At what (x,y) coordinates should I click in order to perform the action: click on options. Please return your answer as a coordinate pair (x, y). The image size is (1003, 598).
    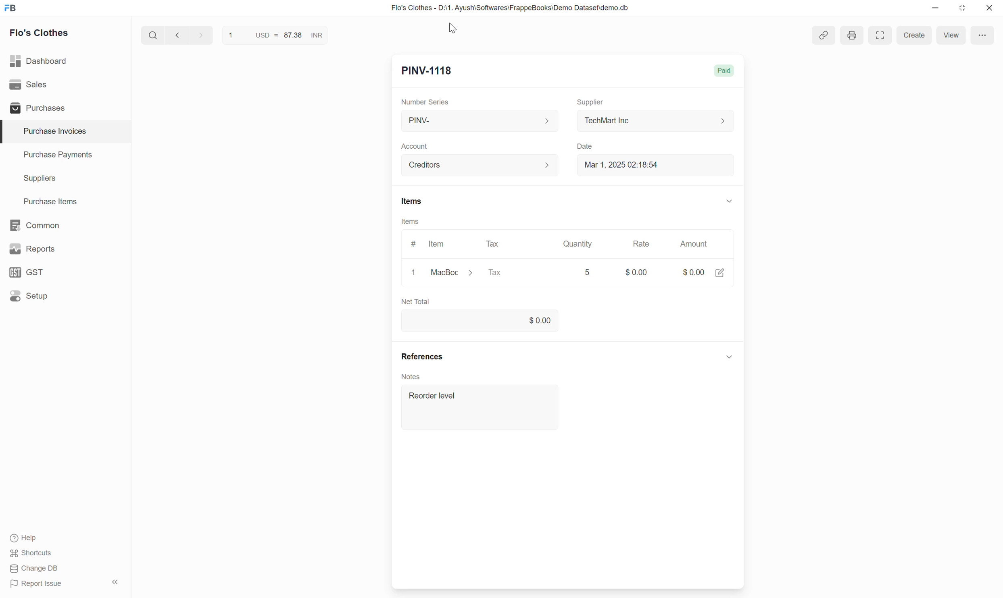
    Looking at the image, I should click on (984, 35).